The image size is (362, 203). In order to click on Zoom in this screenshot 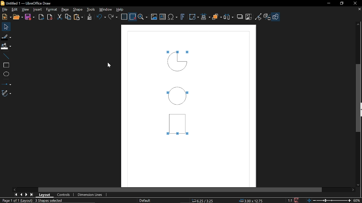, I will do `click(357, 200)`.